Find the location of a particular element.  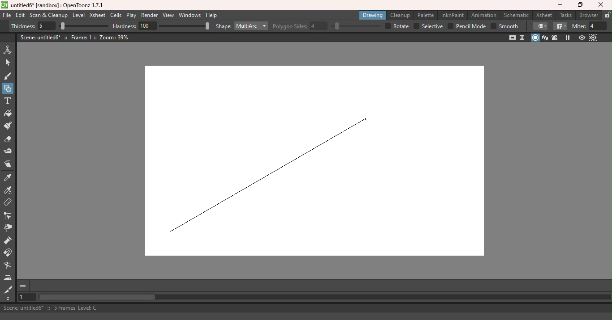

Hardness bar is located at coordinates (185, 26).